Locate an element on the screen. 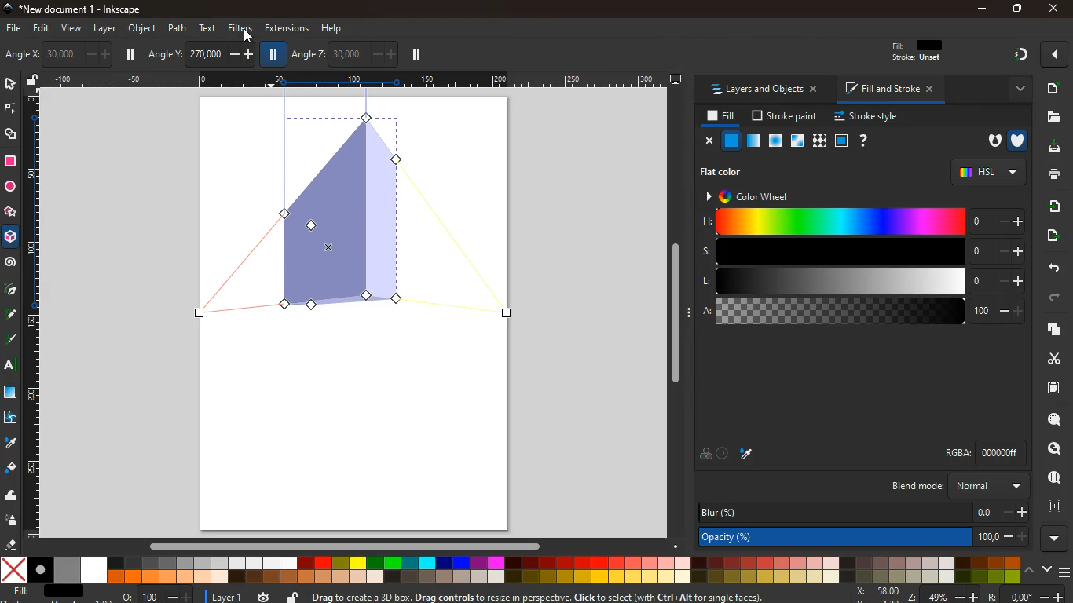  dowload is located at coordinates (1051, 147).